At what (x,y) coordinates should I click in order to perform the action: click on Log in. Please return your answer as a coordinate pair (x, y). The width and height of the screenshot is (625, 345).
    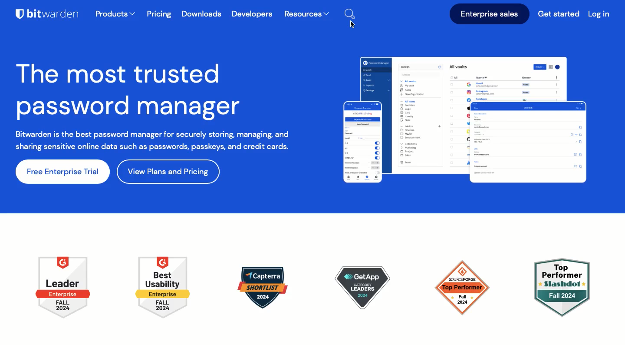
    Looking at the image, I should click on (599, 13).